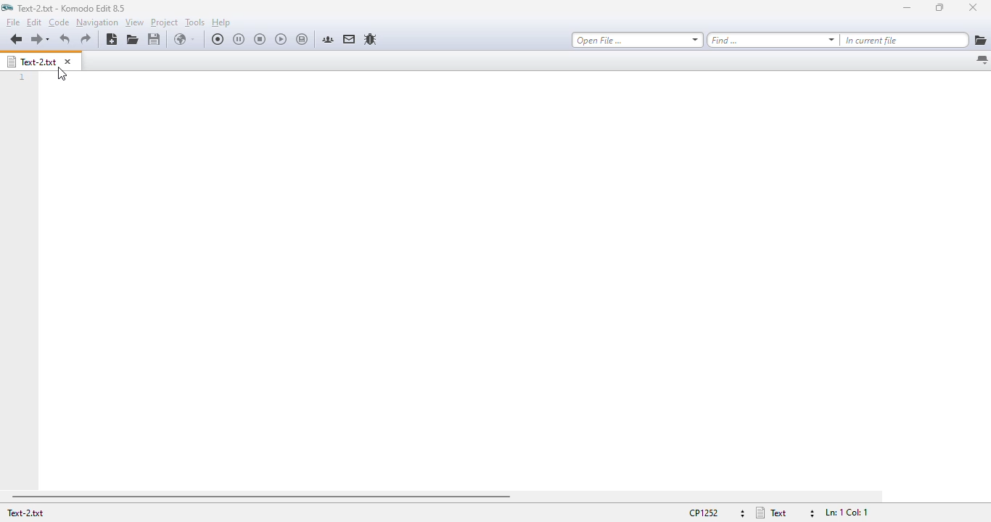 The width and height of the screenshot is (991, 522). What do you see at coordinates (281, 40) in the screenshot?
I see `play last macro` at bounding box center [281, 40].